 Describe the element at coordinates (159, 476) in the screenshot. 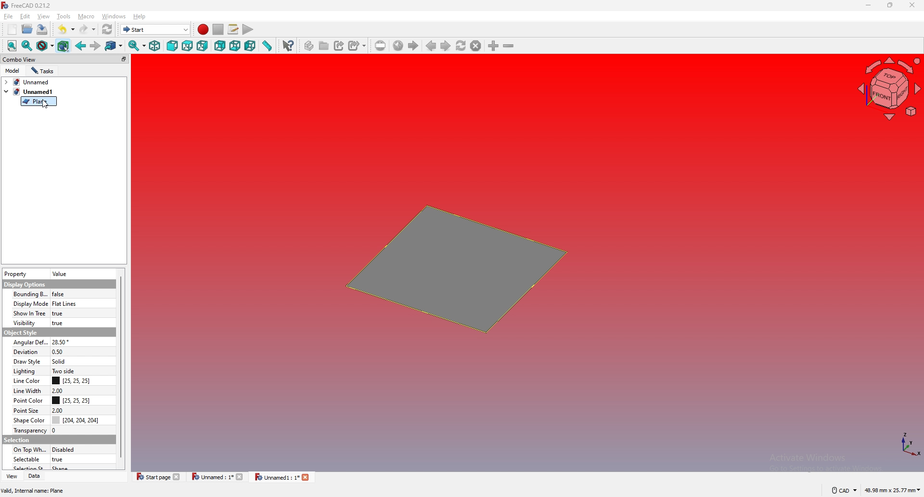

I see `start page` at that location.